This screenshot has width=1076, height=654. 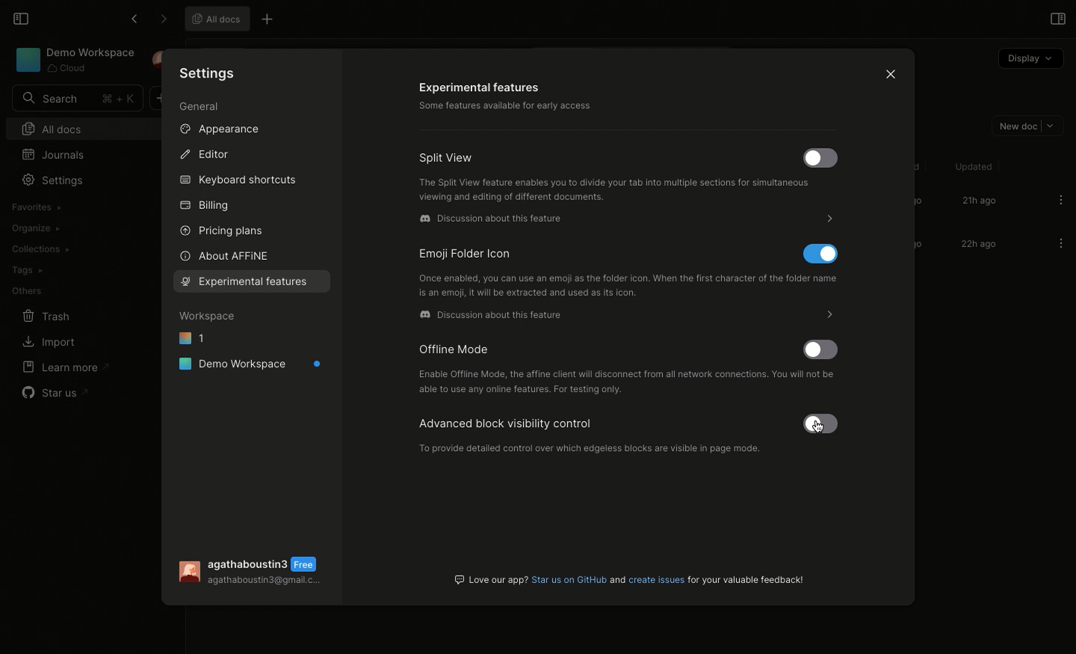 What do you see at coordinates (200, 108) in the screenshot?
I see `General` at bounding box center [200, 108].